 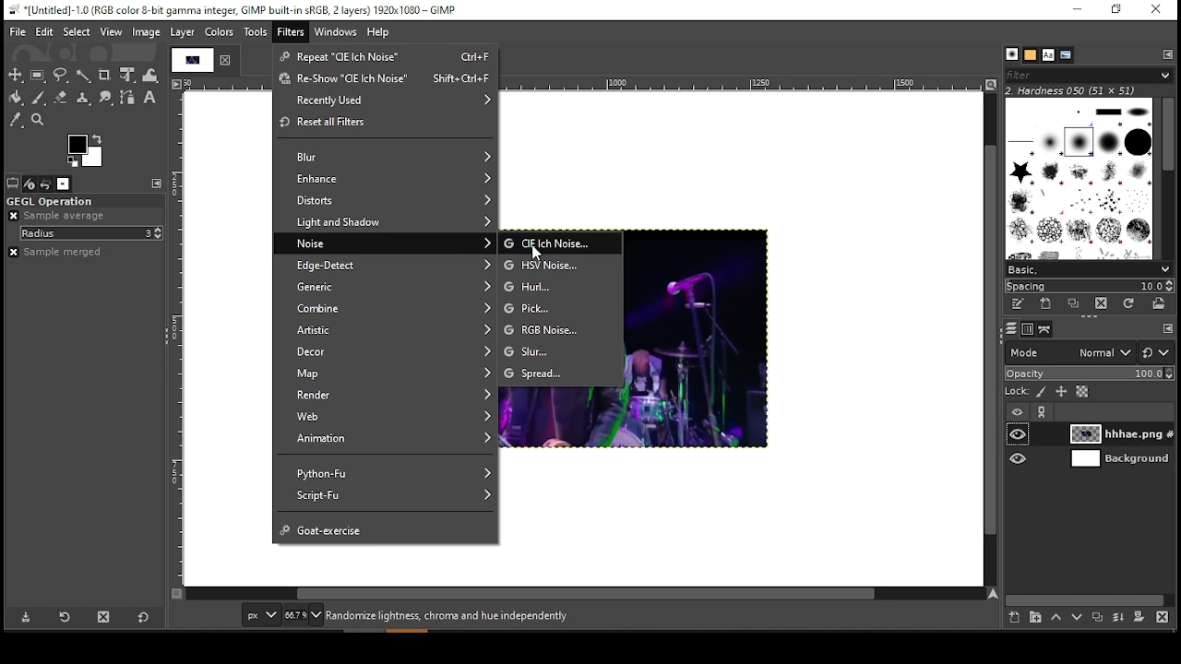 What do you see at coordinates (1048, 54) in the screenshot?
I see `fonts` at bounding box center [1048, 54].